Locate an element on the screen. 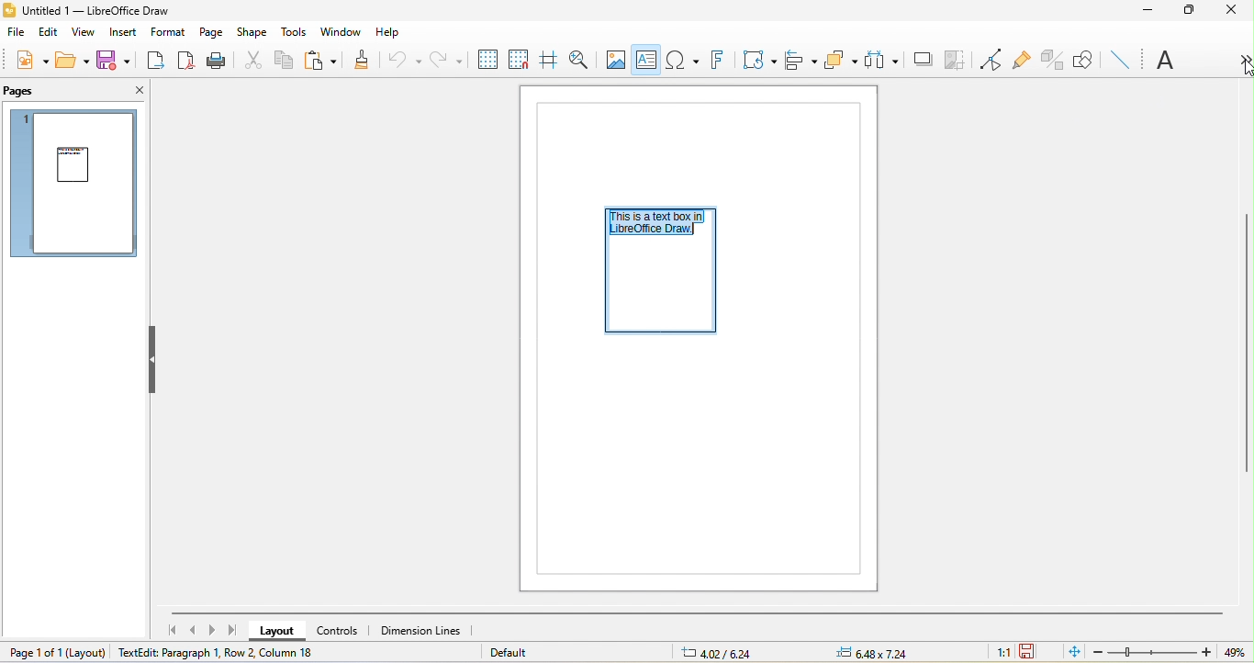  align object is located at coordinates (800, 62).